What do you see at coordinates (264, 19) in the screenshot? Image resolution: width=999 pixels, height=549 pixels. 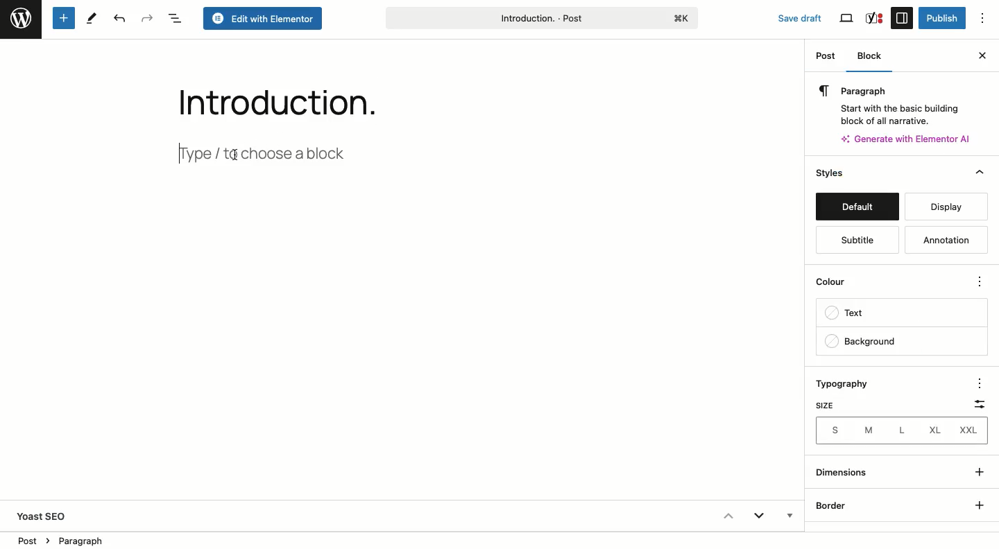 I see `Edit with Elementor` at bounding box center [264, 19].